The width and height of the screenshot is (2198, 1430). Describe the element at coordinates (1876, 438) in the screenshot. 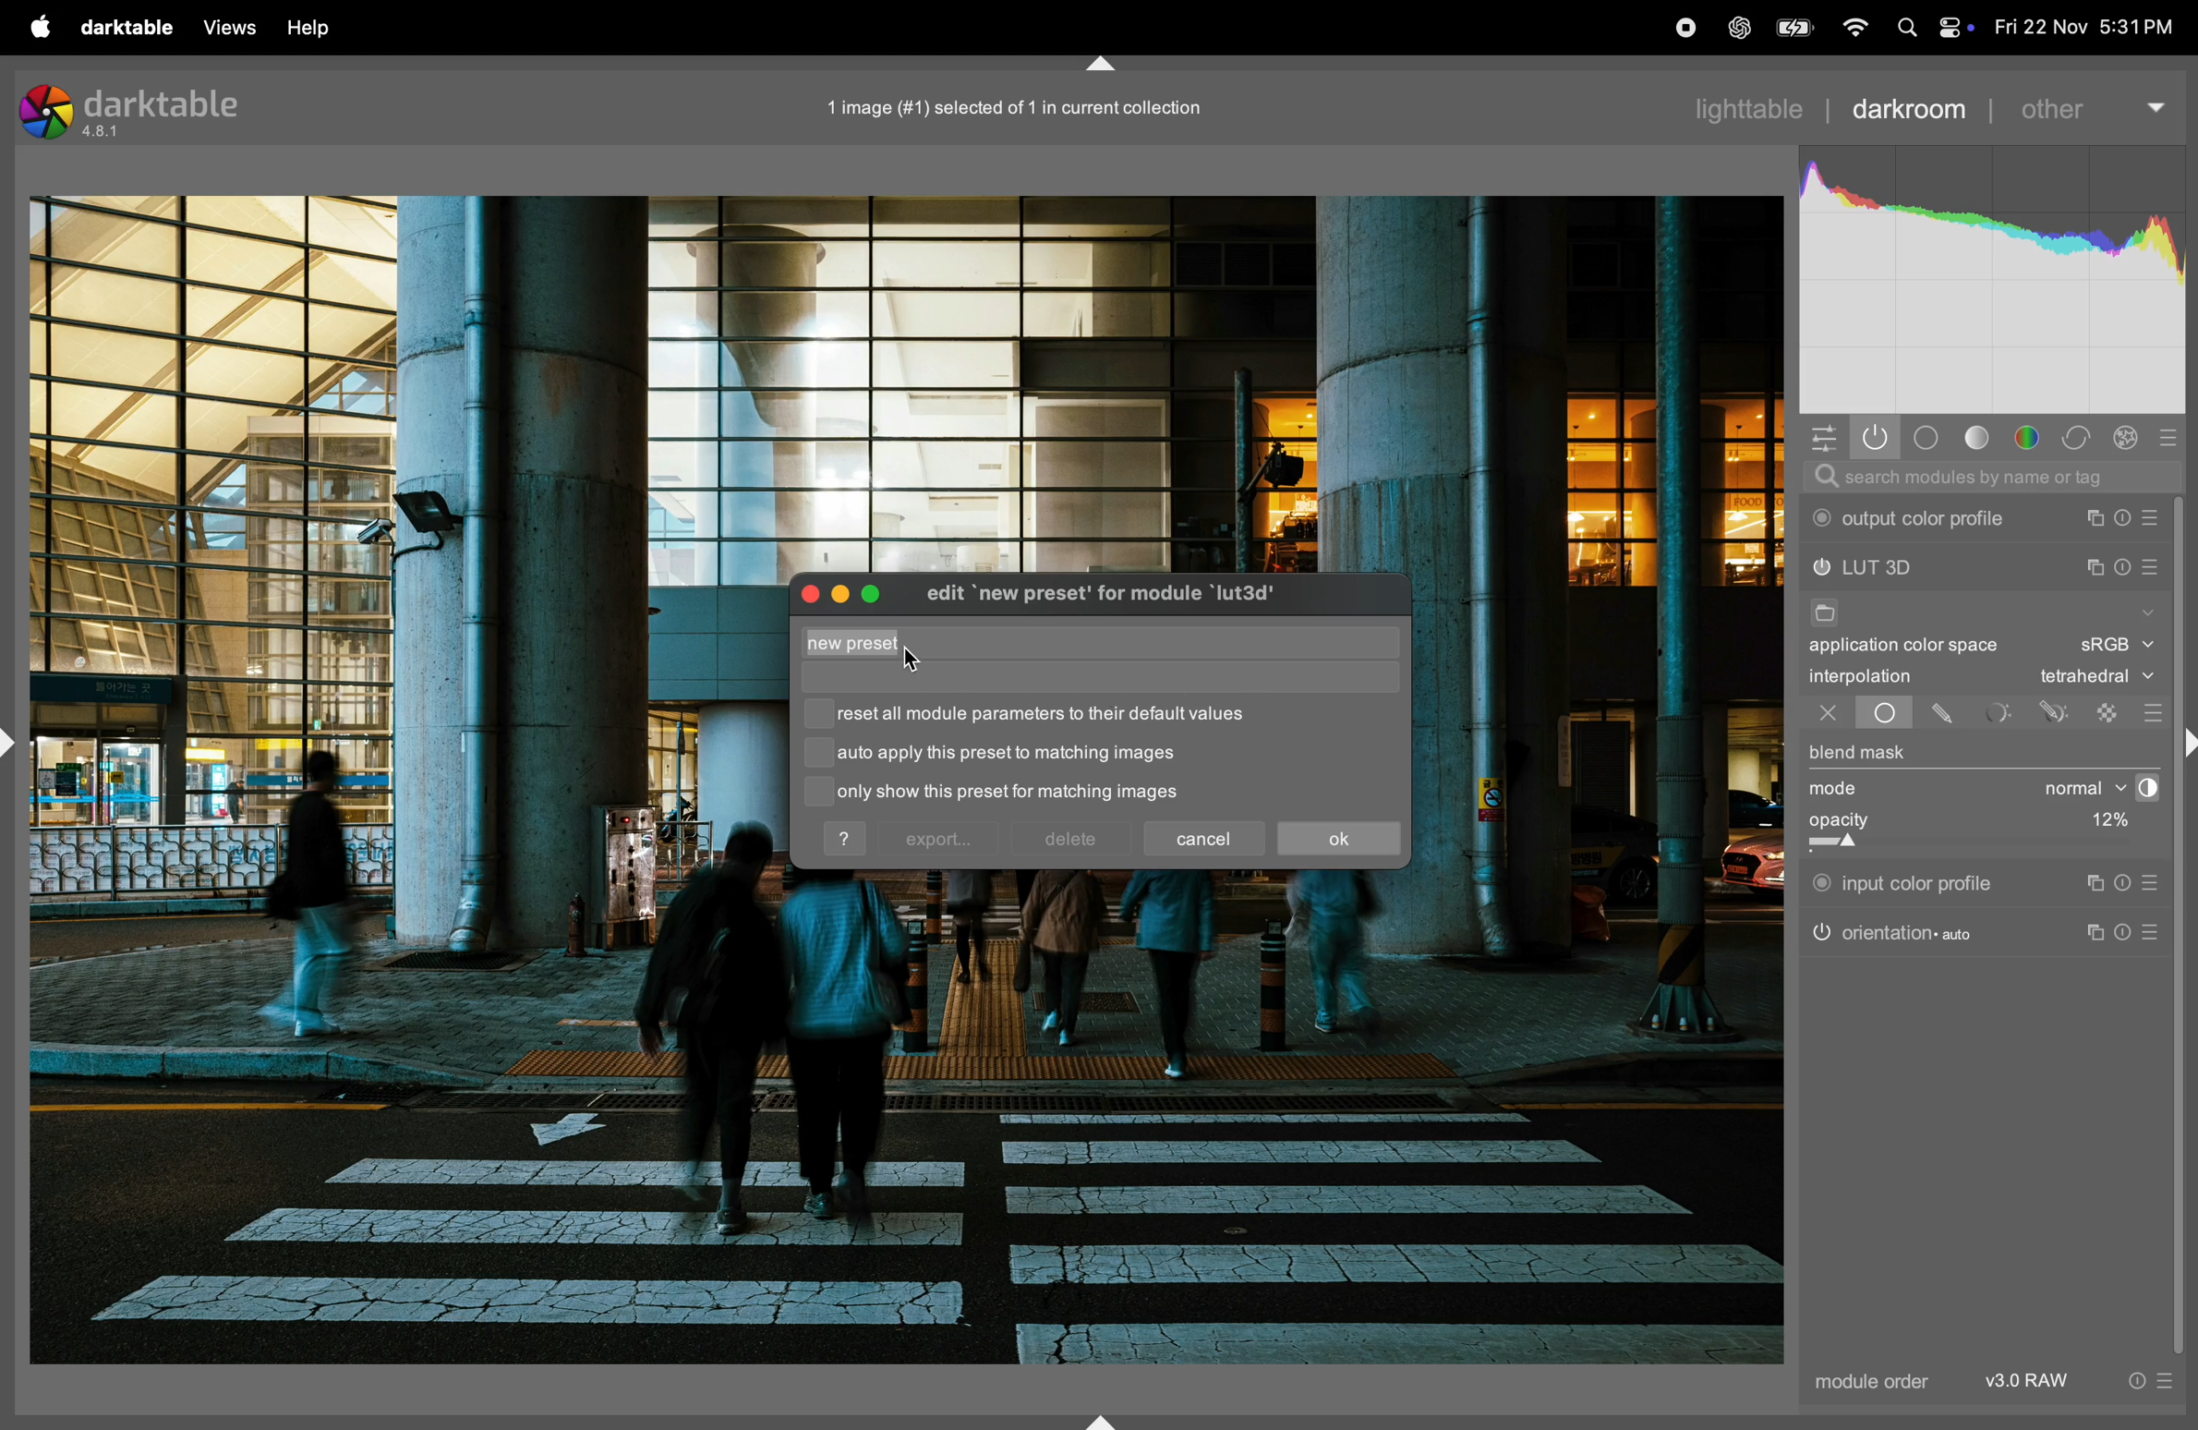

I see `show only active modules` at that location.